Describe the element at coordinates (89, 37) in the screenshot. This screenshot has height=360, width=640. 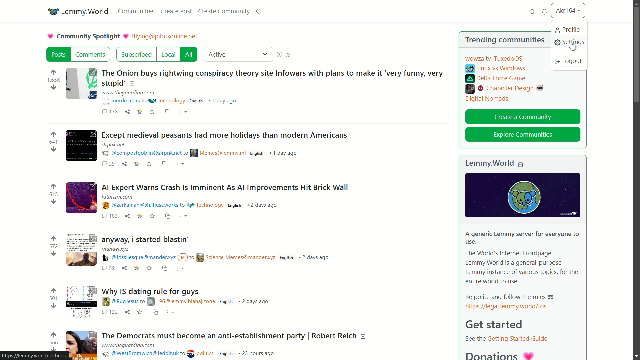
I see `community spotlight` at that location.